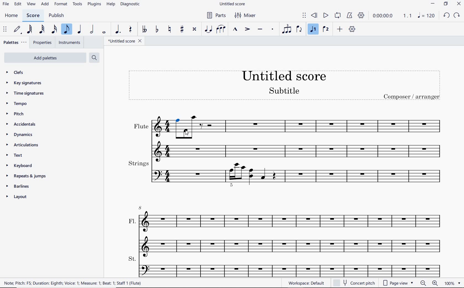 Image resolution: width=464 pixels, height=288 pixels. I want to click on DEFAULT (STEP TIME), so click(17, 30).